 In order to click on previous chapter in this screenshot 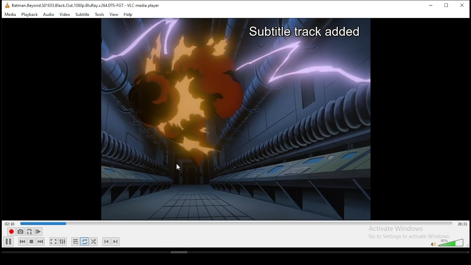, I will do `click(106, 241)`.